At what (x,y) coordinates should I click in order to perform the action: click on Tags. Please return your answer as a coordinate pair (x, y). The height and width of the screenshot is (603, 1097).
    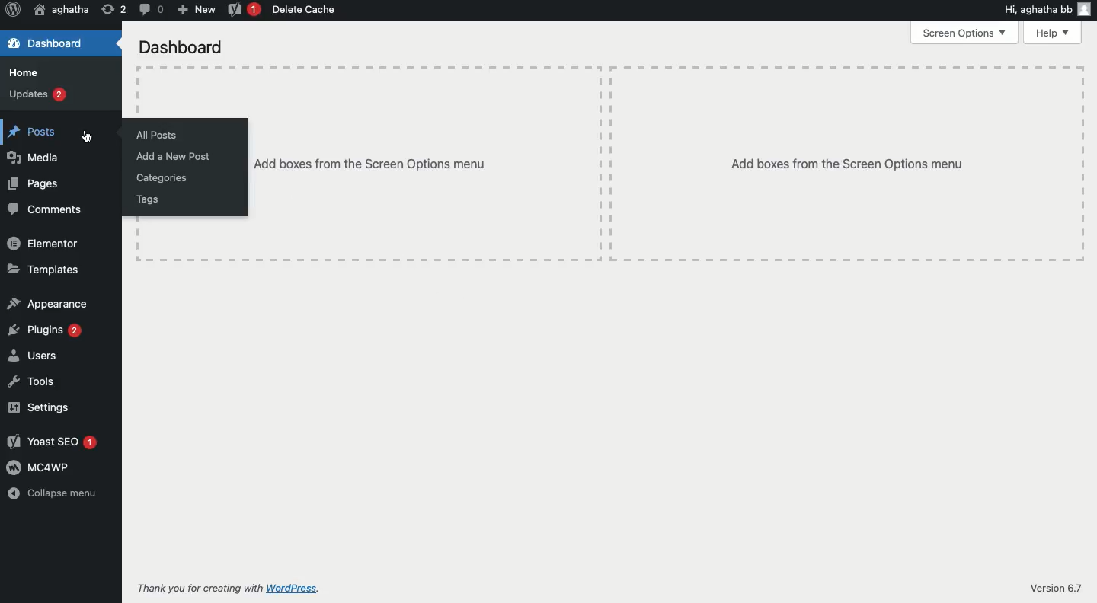
    Looking at the image, I should click on (148, 200).